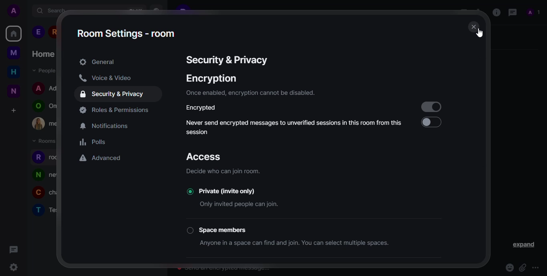  What do you see at coordinates (100, 62) in the screenshot?
I see `General` at bounding box center [100, 62].